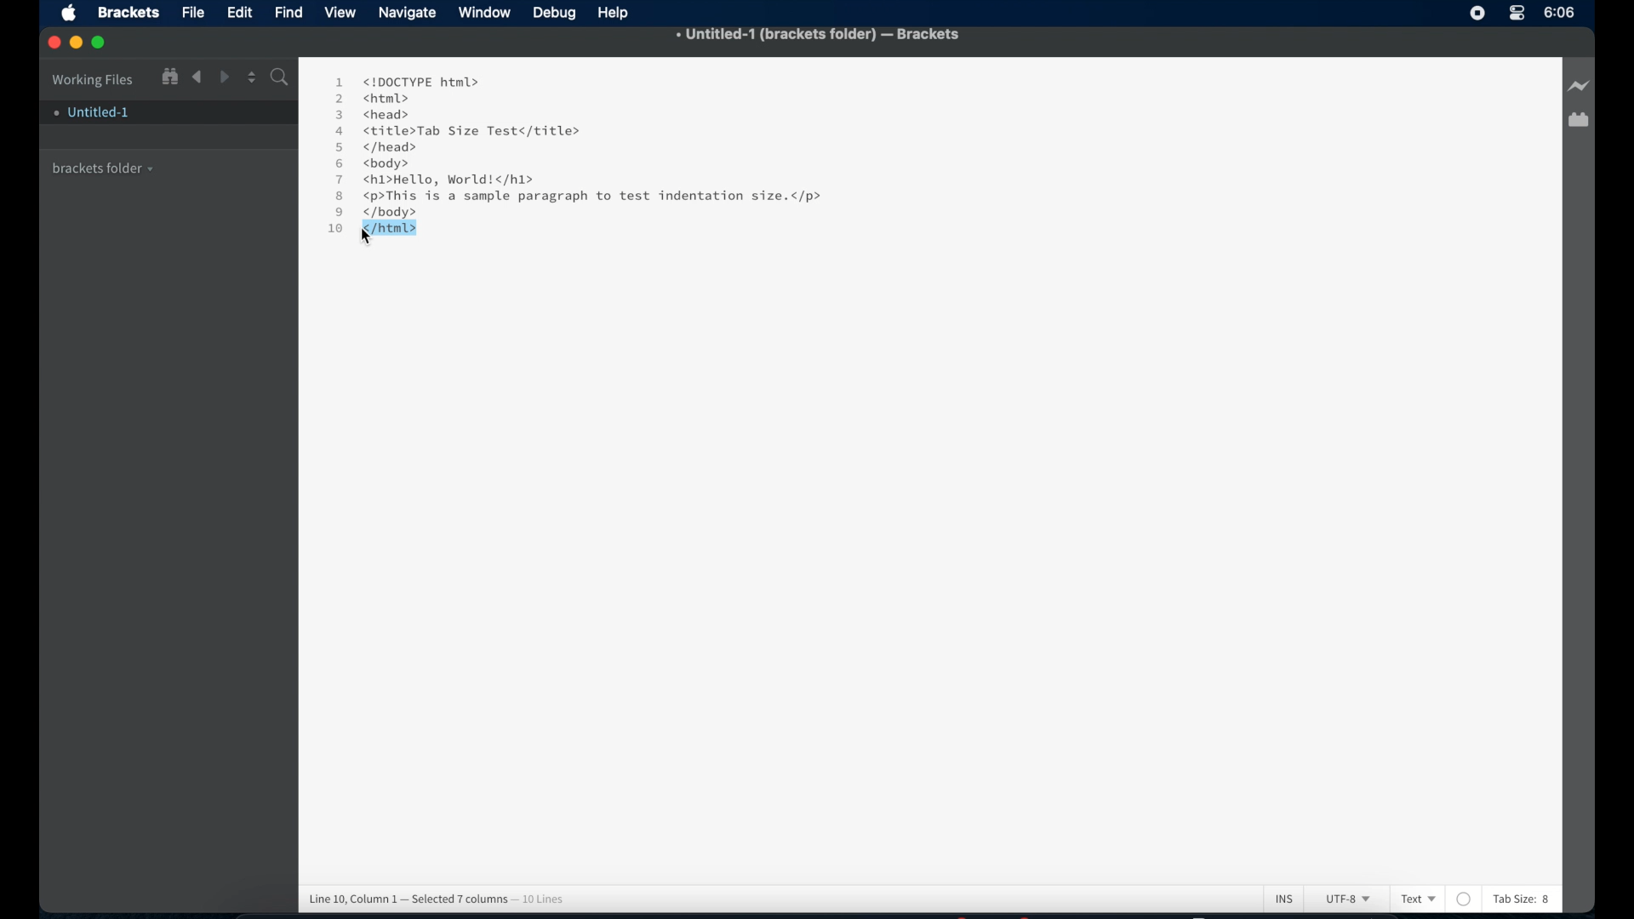 The height and width of the screenshot is (919, 1634). I want to click on Maximize, so click(104, 43).